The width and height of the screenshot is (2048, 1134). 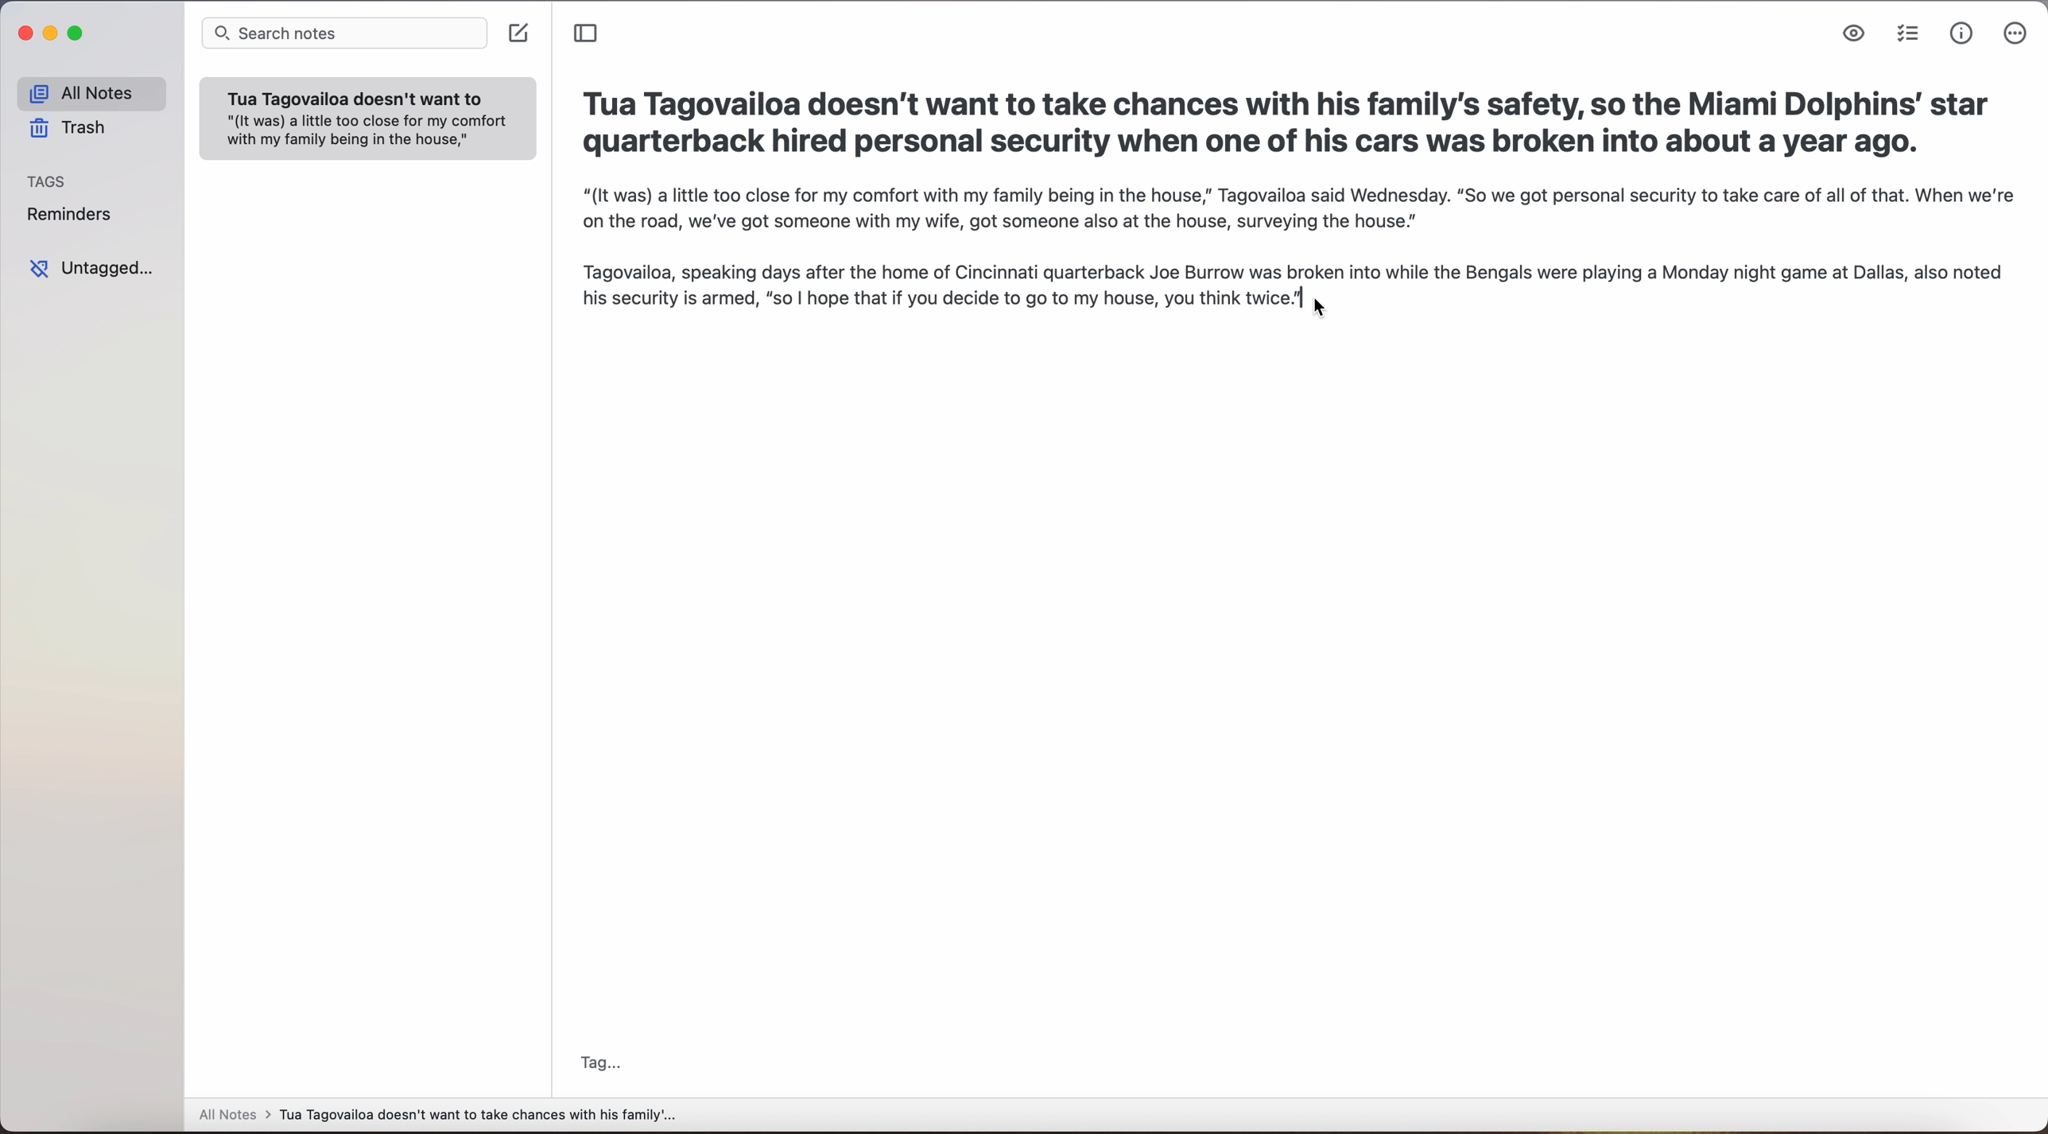 What do you see at coordinates (48, 181) in the screenshot?
I see `tags` at bounding box center [48, 181].